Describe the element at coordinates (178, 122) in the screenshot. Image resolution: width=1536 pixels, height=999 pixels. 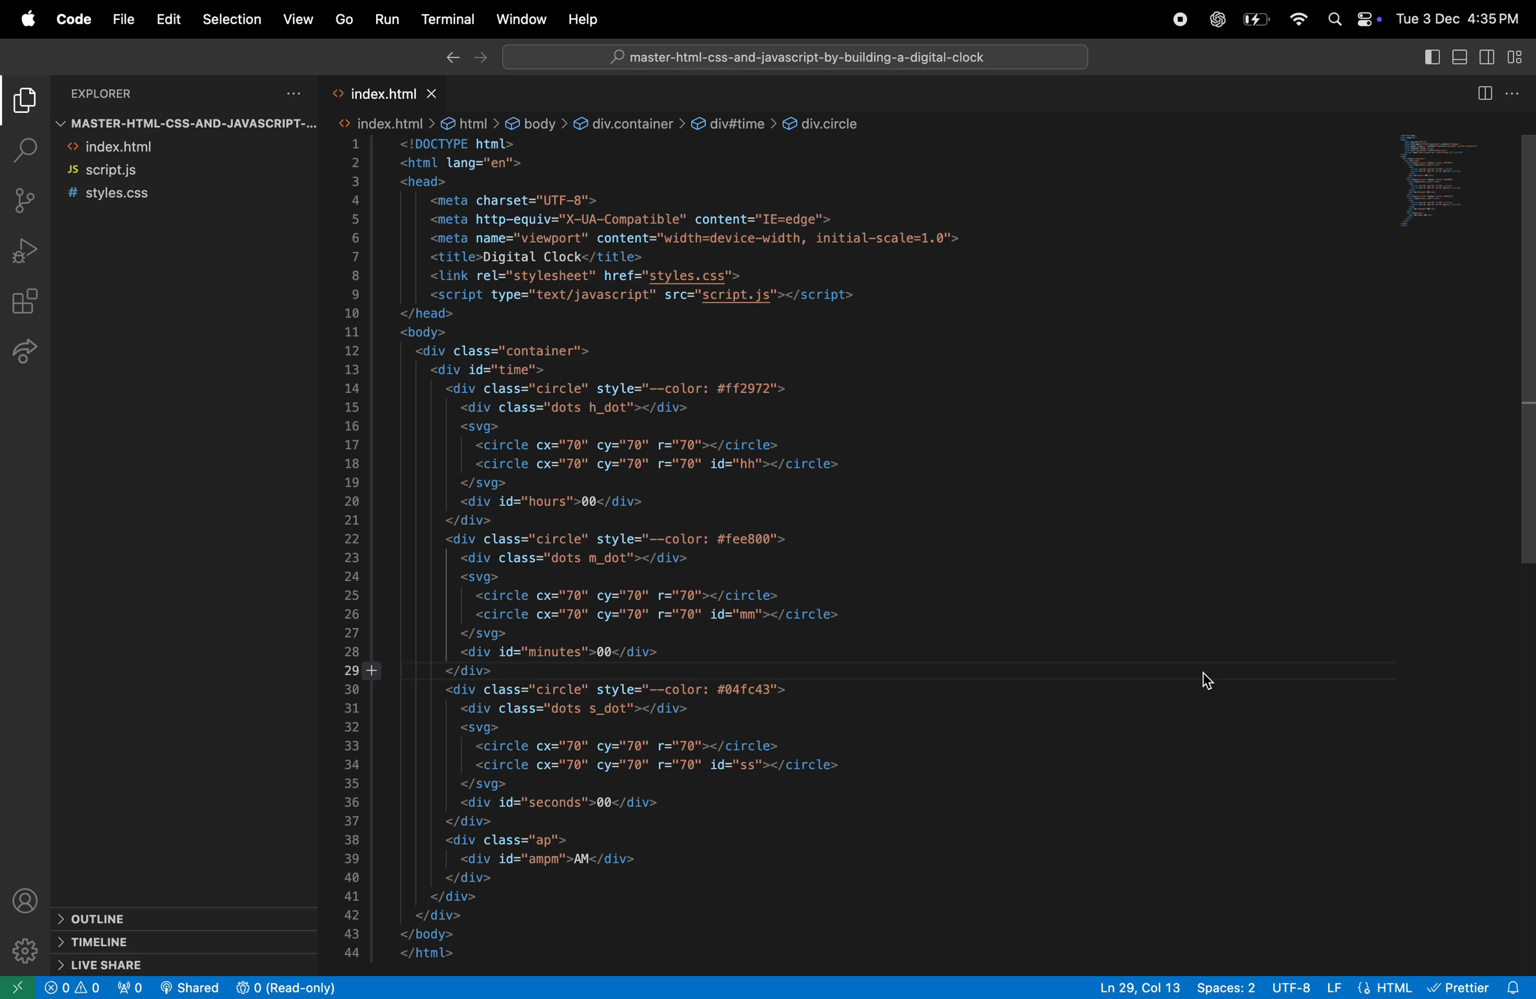
I see `master file` at that location.